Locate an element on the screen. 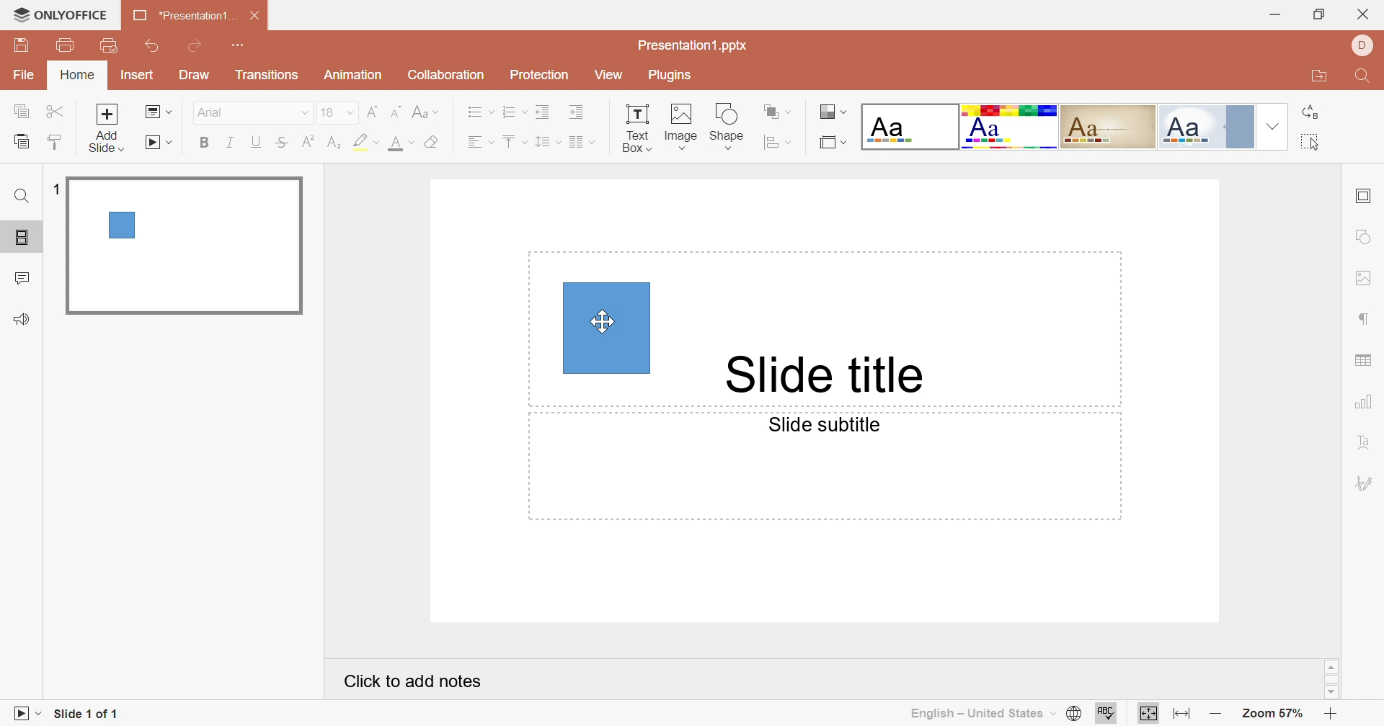 This screenshot has width=1384, height=726. Images is located at coordinates (680, 125).